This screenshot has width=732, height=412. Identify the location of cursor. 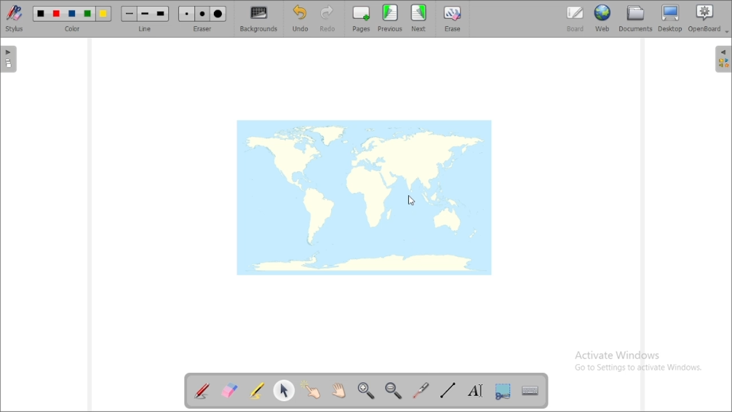
(412, 198).